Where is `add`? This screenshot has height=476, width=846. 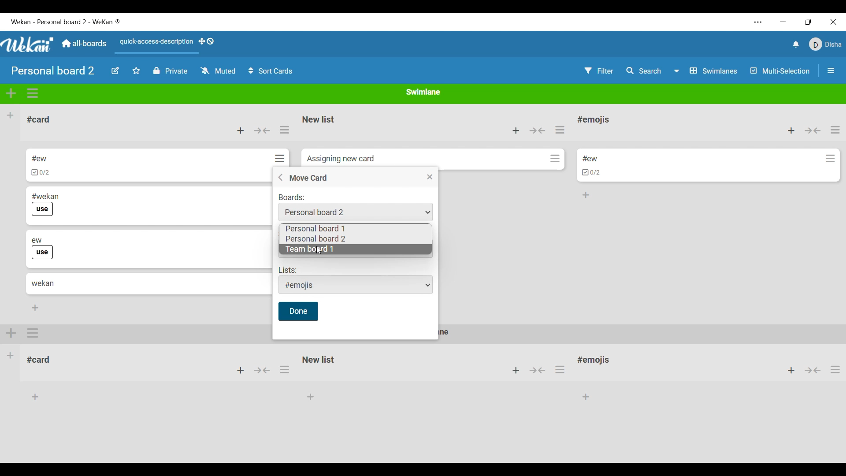
add is located at coordinates (11, 332).